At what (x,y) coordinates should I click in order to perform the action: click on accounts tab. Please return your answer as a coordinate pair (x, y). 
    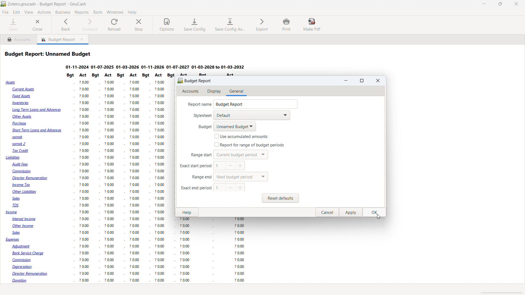
    Looking at the image, I should click on (19, 39).